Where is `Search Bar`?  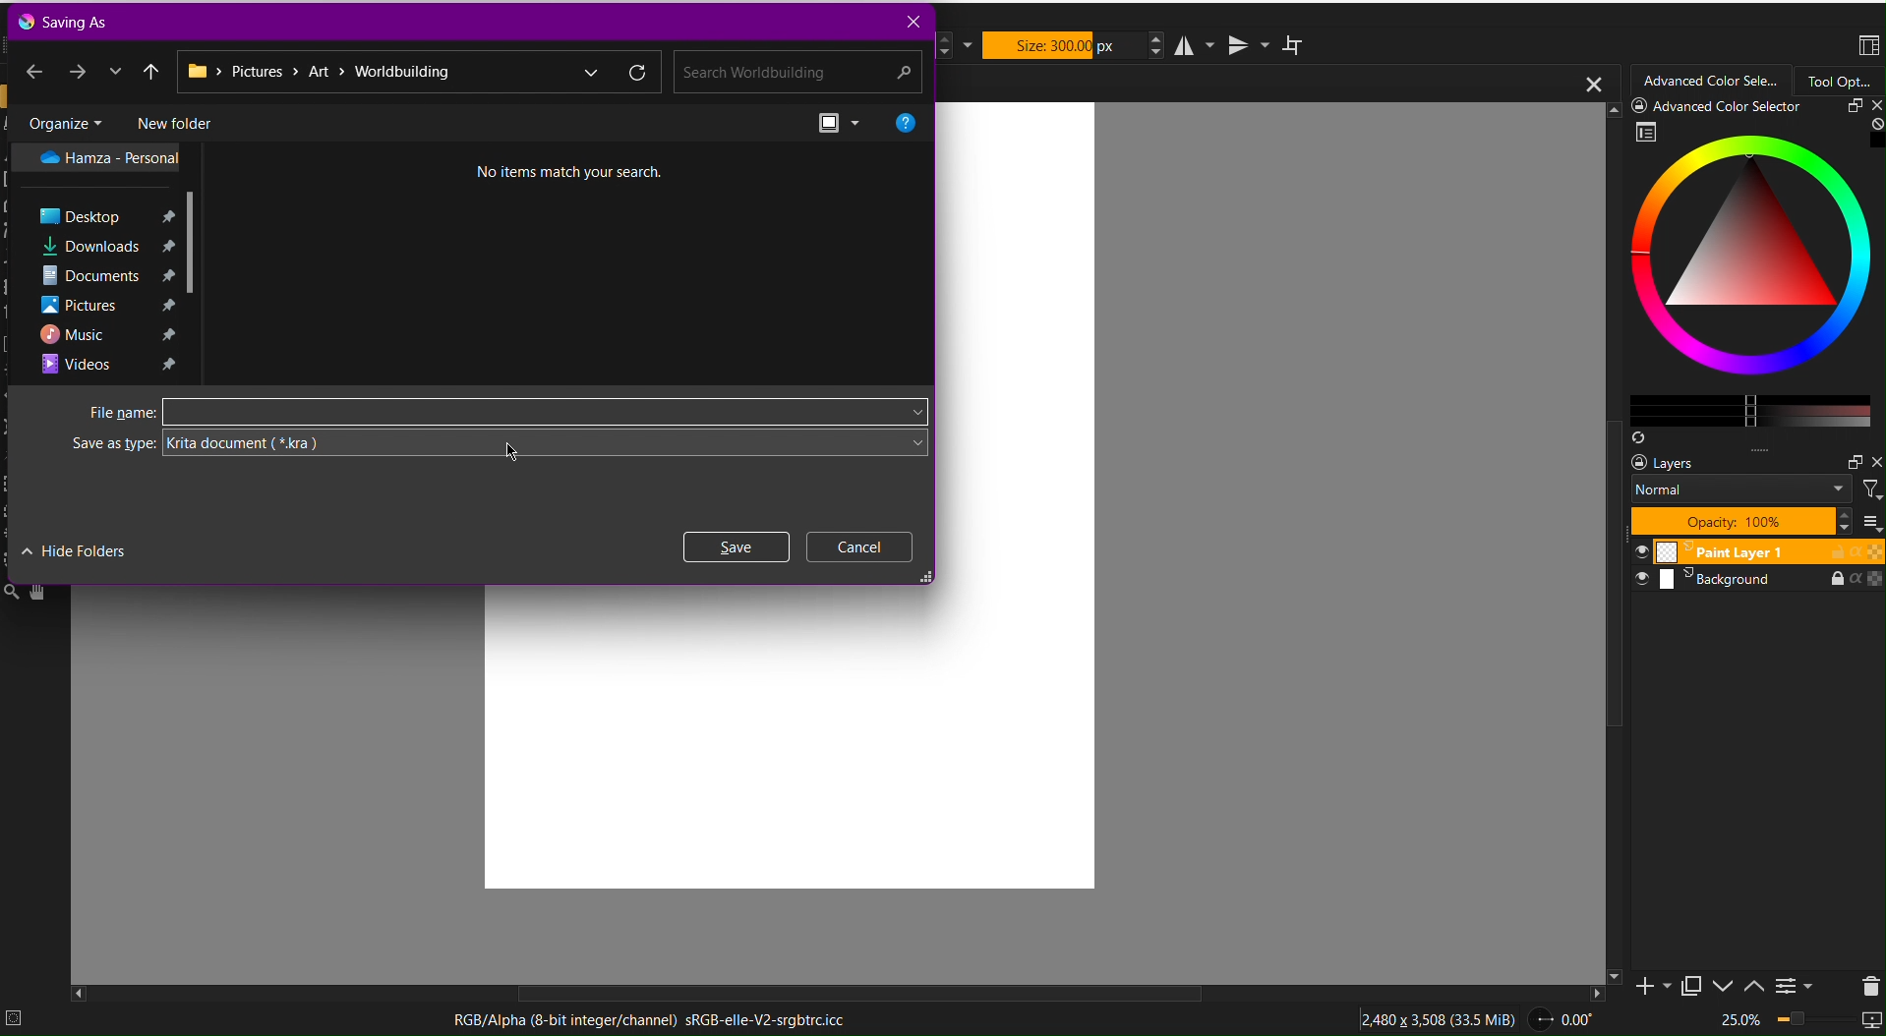
Search Bar is located at coordinates (794, 73).